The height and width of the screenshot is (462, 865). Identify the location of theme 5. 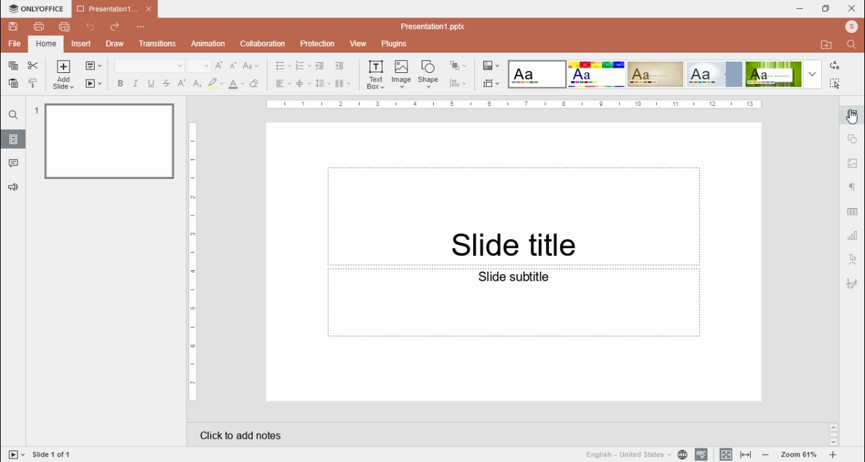
(774, 75).